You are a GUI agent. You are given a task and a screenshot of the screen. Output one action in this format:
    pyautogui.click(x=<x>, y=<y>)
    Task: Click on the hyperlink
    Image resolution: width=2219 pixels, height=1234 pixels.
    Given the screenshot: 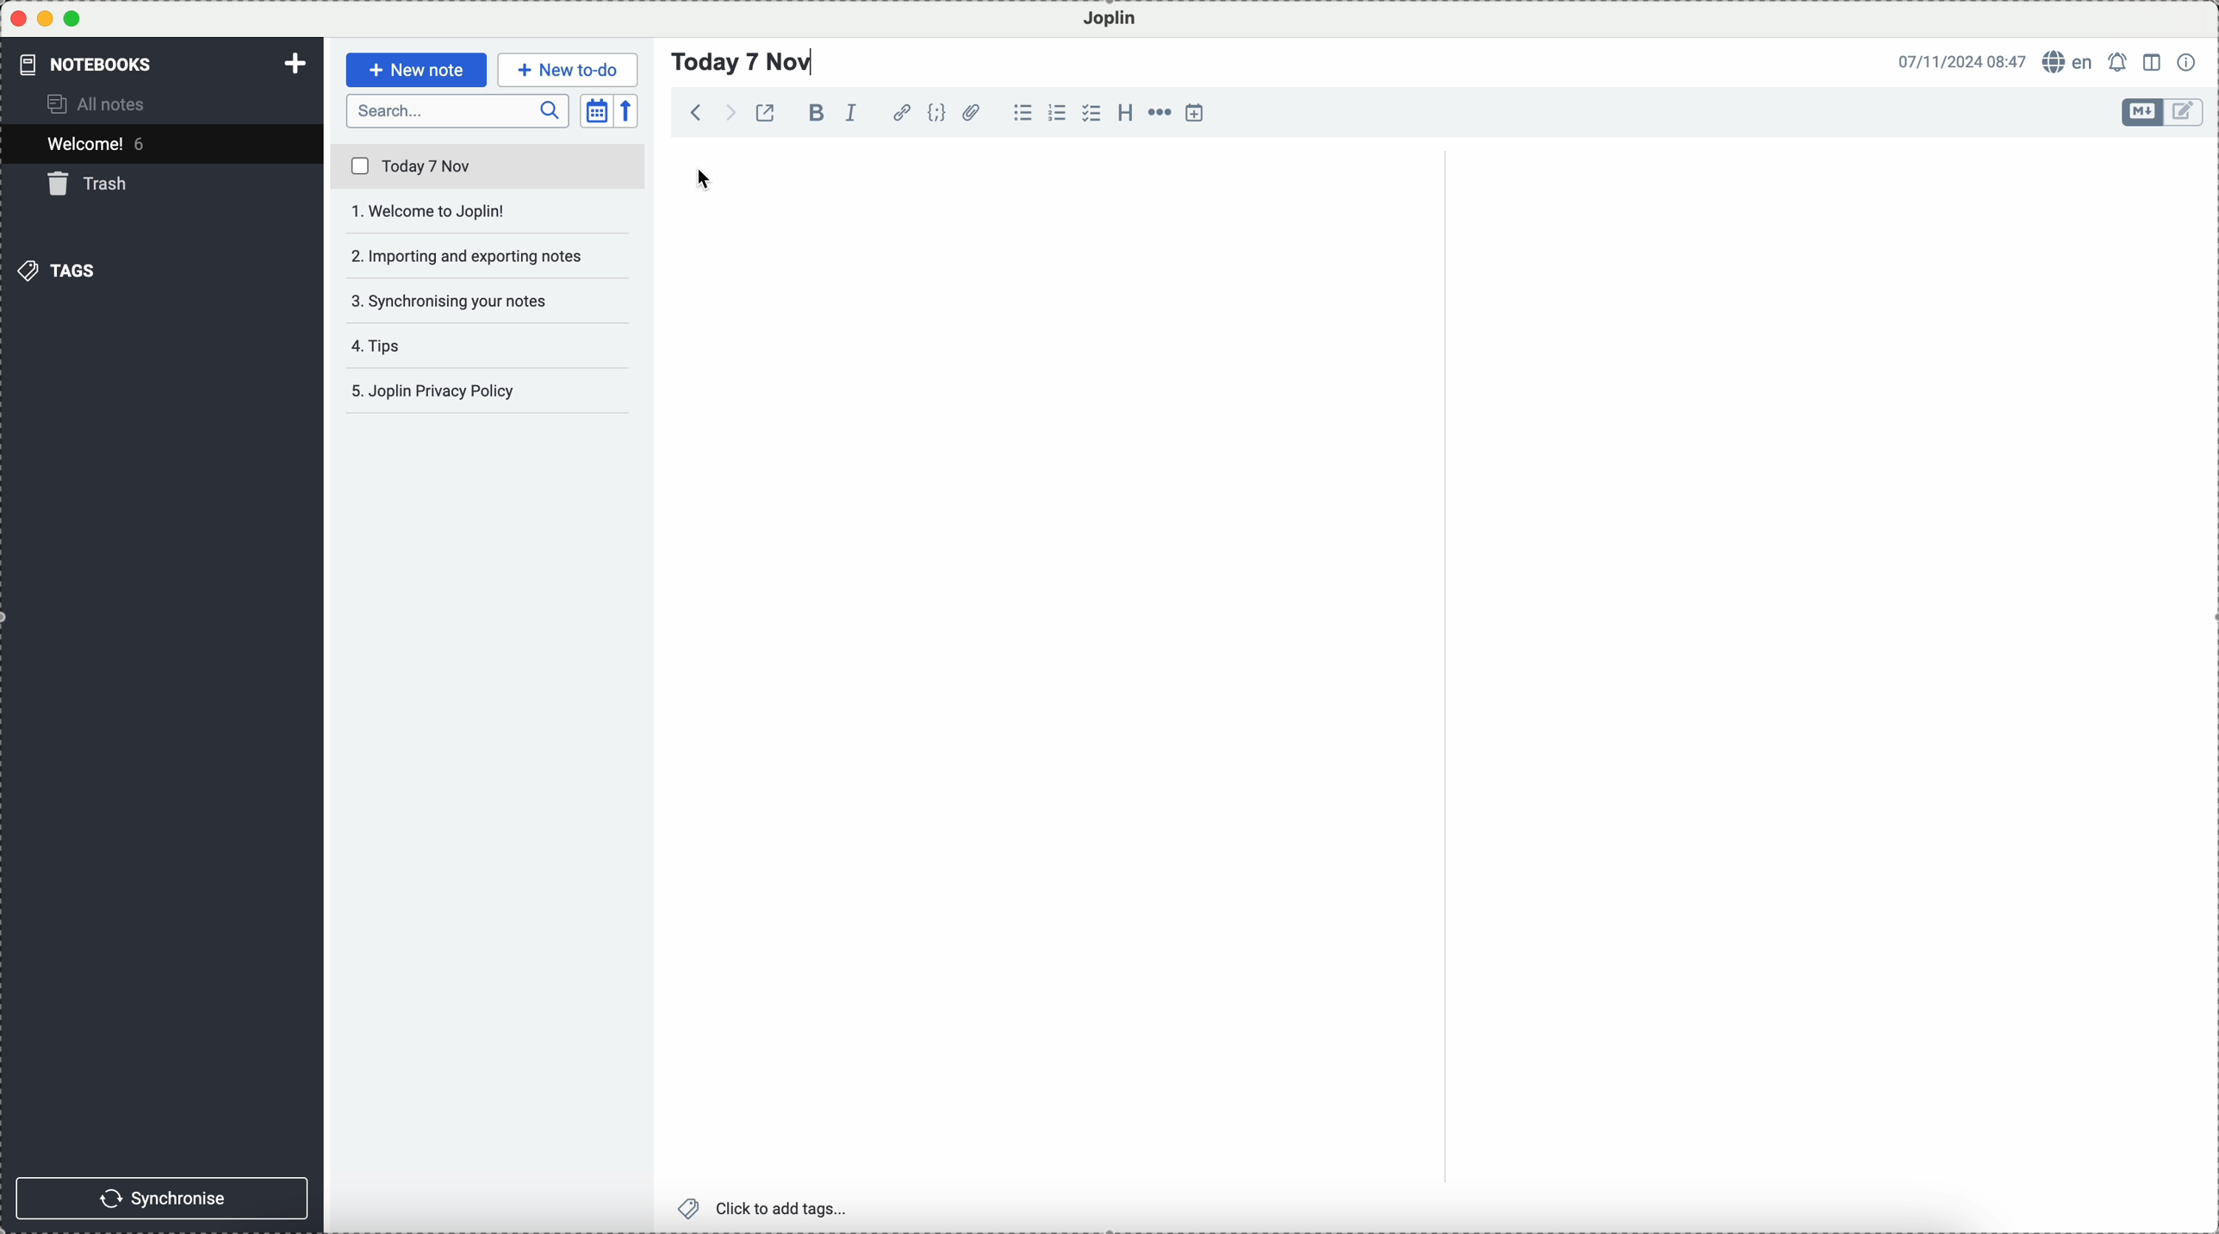 What is the action you would take?
    pyautogui.click(x=902, y=113)
    